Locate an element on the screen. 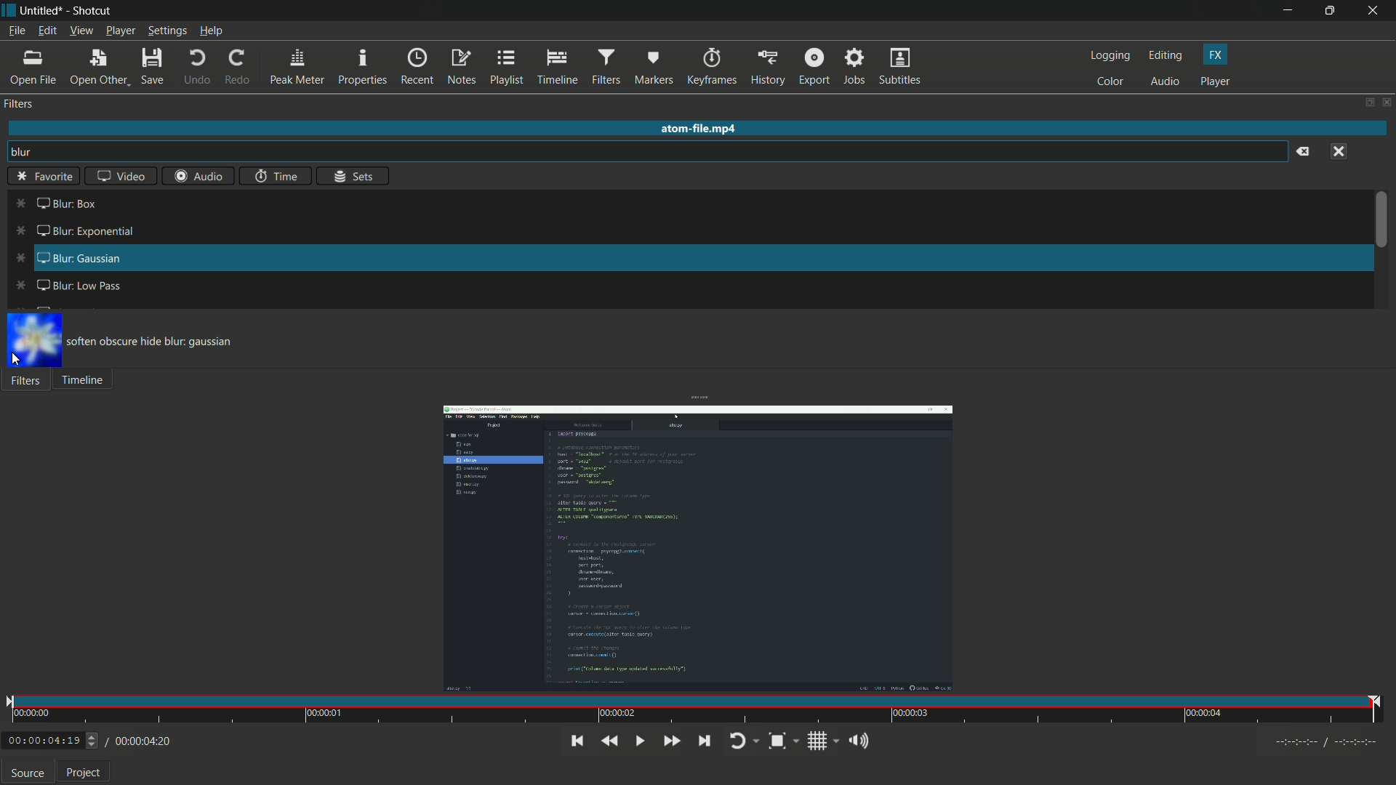 The image size is (1396, 785). atom-file.mp4 (file name) is located at coordinates (699, 126).